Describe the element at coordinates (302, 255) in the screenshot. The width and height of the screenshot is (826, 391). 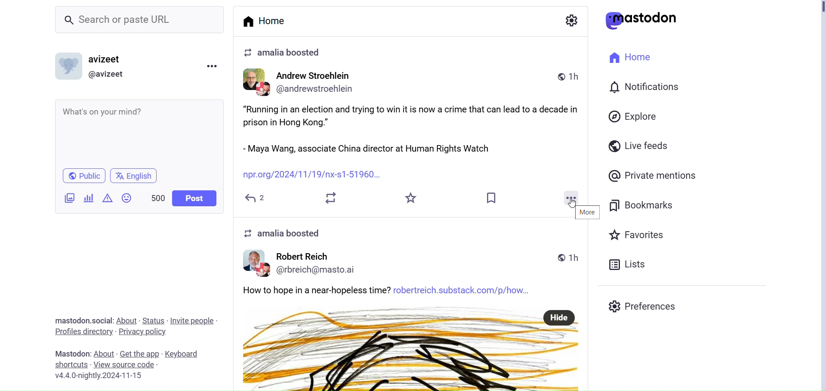
I see `User Name ` at that location.